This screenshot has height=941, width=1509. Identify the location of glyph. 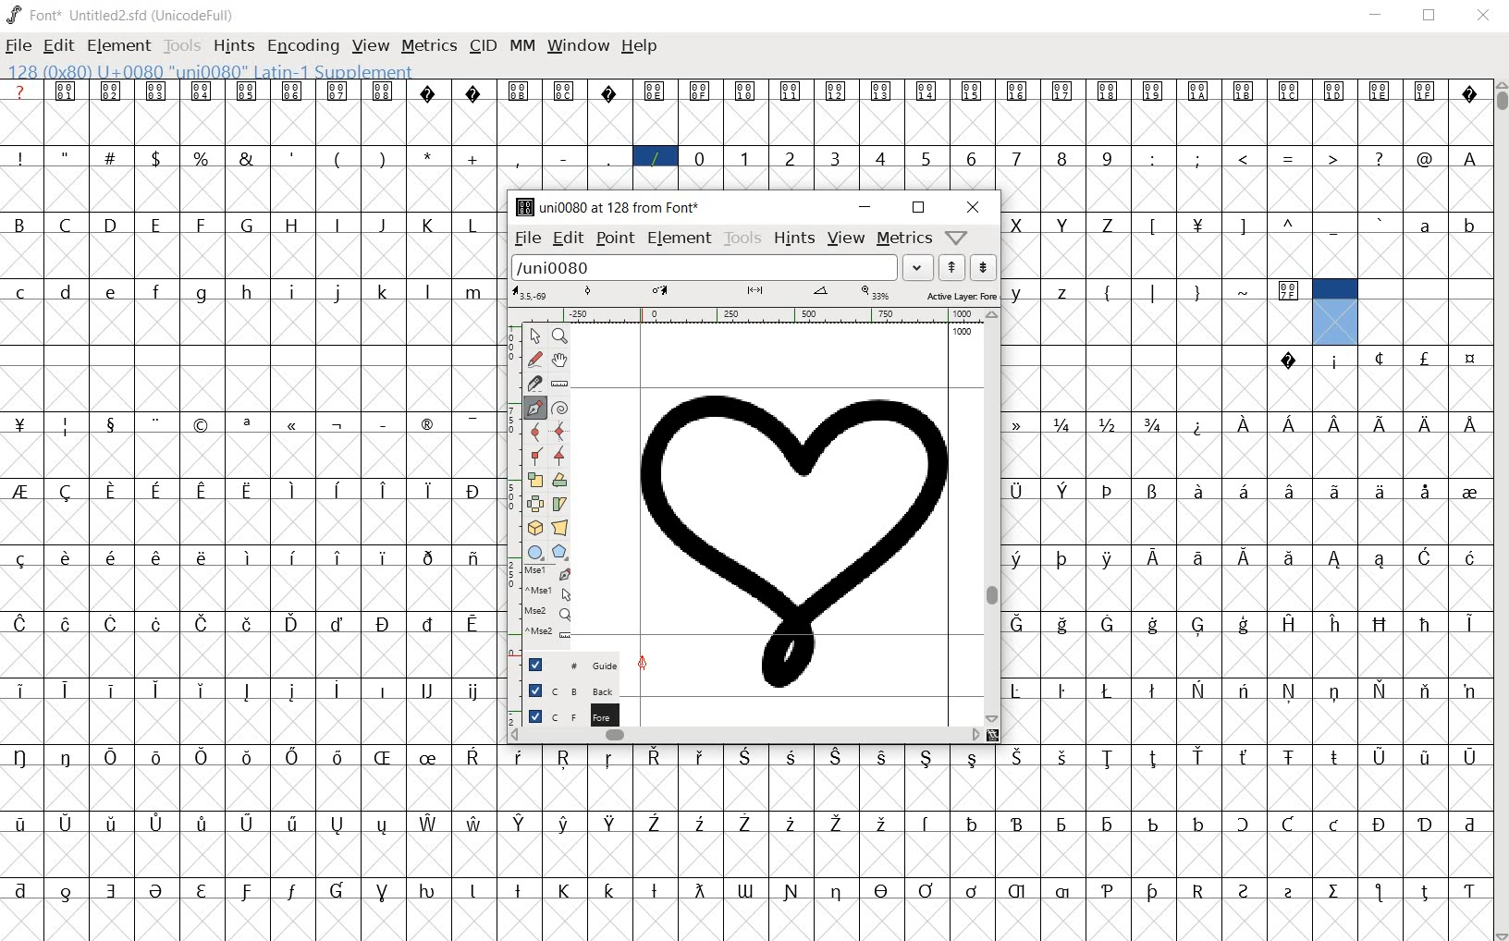
(472, 756).